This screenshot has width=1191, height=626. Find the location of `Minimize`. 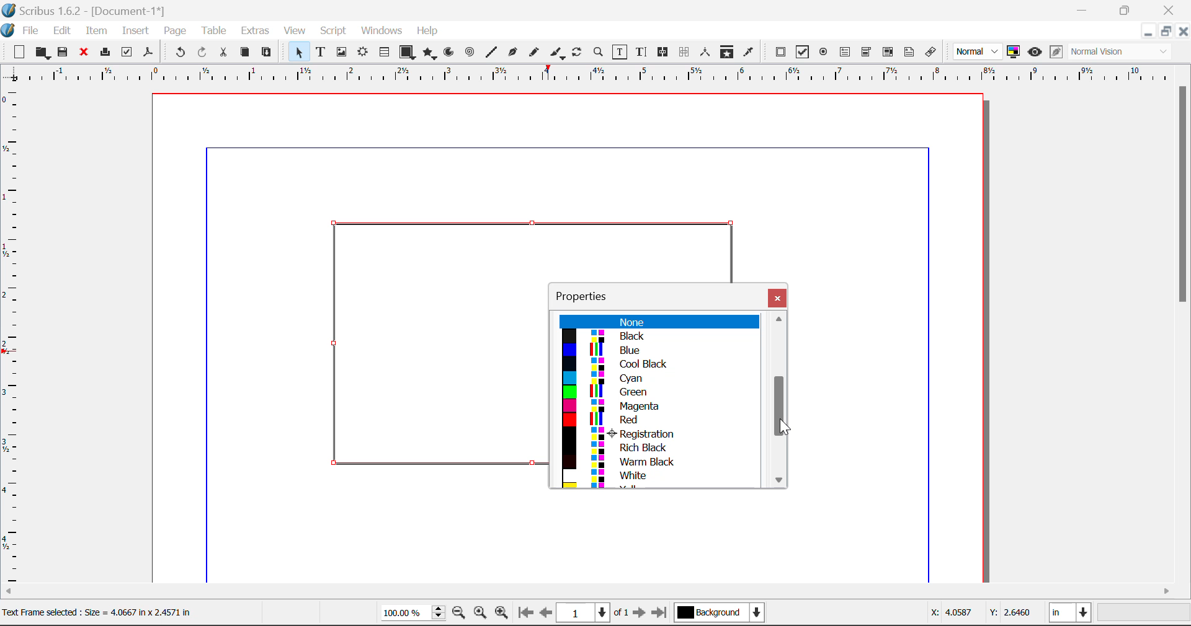

Minimize is located at coordinates (1166, 31).